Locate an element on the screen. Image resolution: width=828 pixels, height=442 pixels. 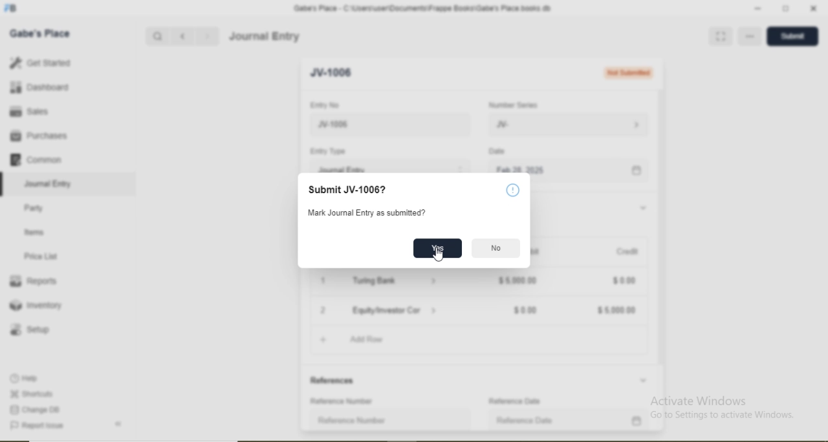
Reference Date is located at coordinates (525, 420).